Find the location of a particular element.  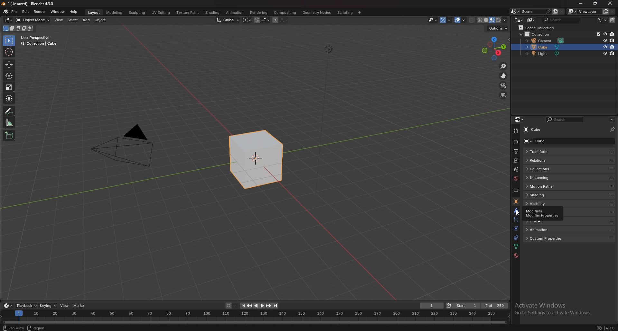

light is located at coordinates (545, 54).